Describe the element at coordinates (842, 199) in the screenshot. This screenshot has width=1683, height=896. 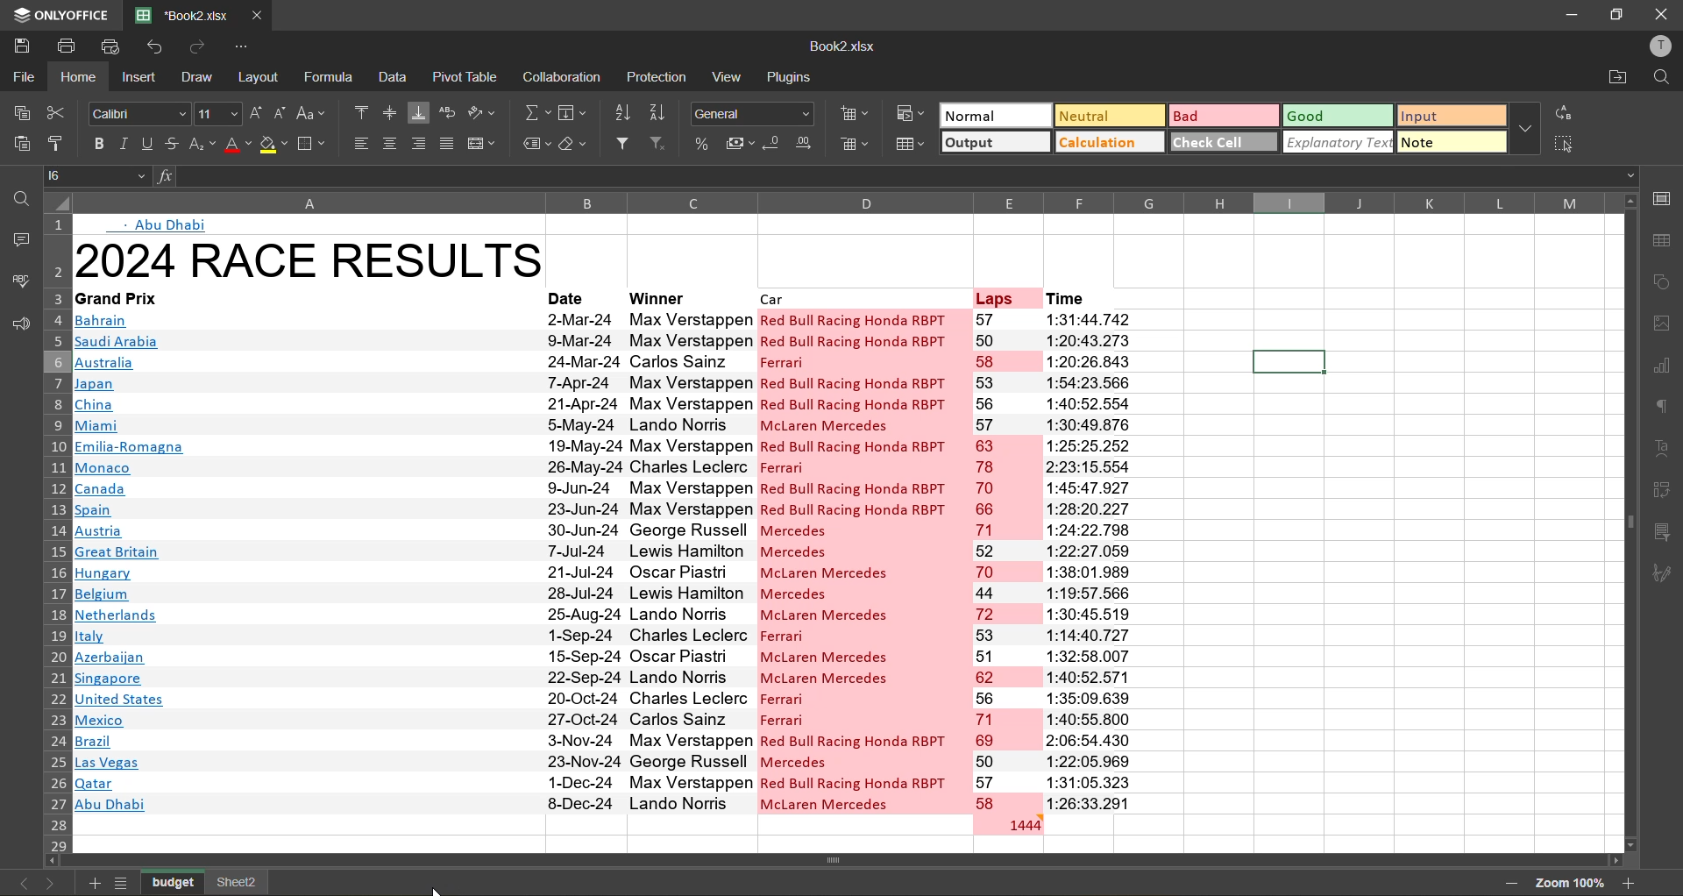
I see `column names` at that location.